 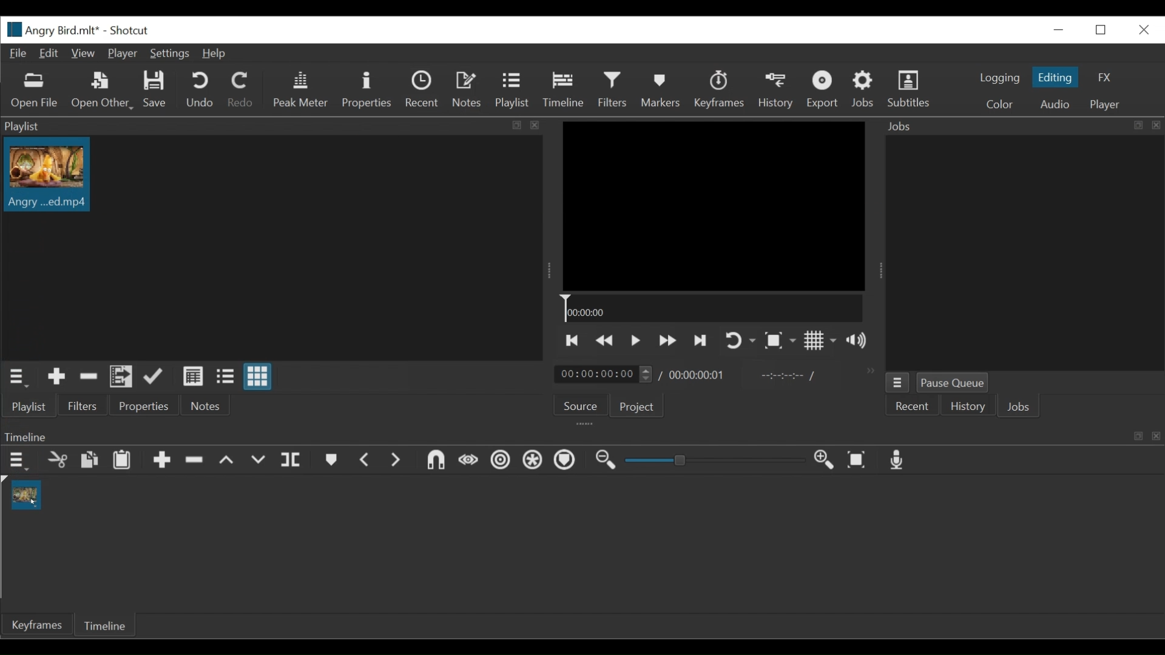 What do you see at coordinates (612, 89) in the screenshot?
I see `Filter` at bounding box center [612, 89].